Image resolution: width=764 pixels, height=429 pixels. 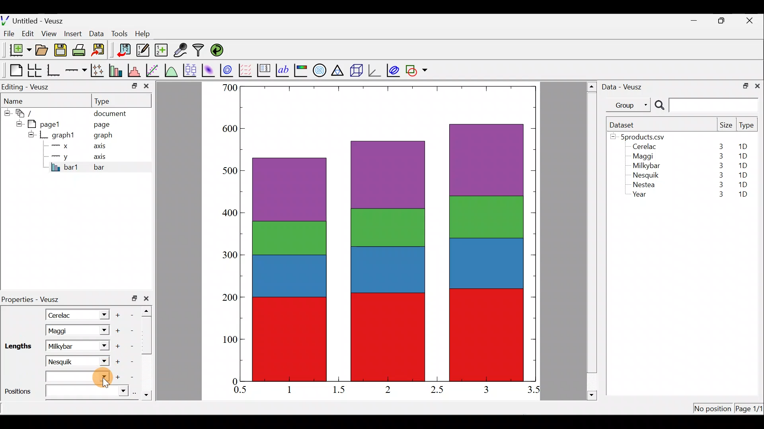 What do you see at coordinates (28, 33) in the screenshot?
I see `Edit` at bounding box center [28, 33].